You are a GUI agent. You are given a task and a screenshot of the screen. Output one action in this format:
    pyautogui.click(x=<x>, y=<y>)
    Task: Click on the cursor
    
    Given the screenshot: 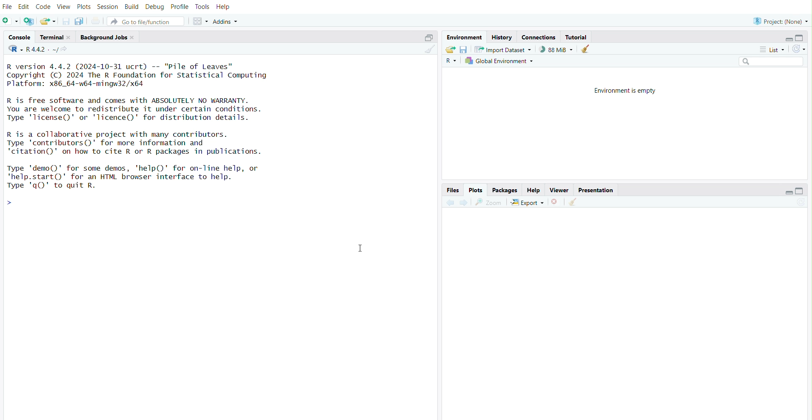 What is the action you would take?
    pyautogui.click(x=359, y=249)
    